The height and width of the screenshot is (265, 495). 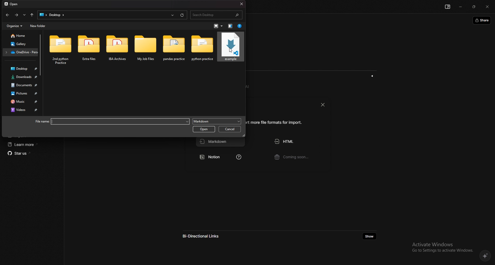 I want to click on learn how, so click(x=238, y=158).